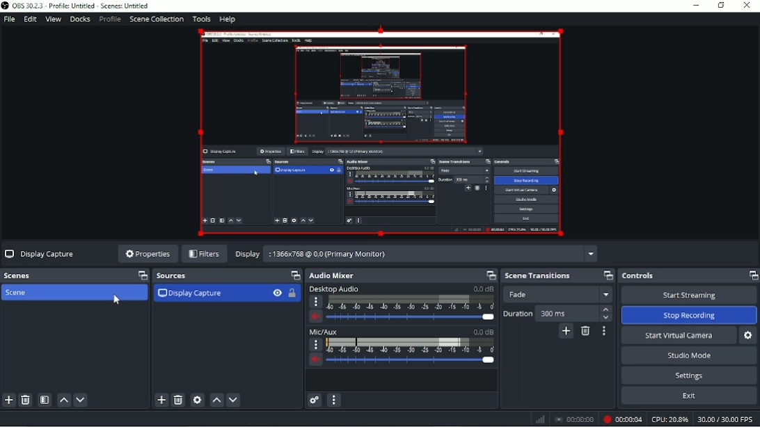 Image resolution: width=760 pixels, height=427 pixels. What do you see at coordinates (670, 419) in the screenshot?
I see `CPU: 20.8%` at bounding box center [670, 419].